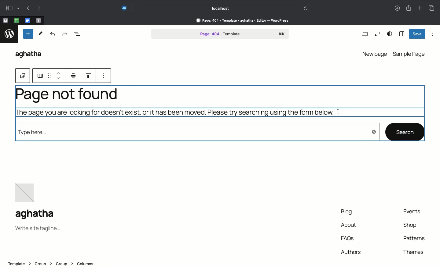  I want to click on FAQs, so click(349, 238).